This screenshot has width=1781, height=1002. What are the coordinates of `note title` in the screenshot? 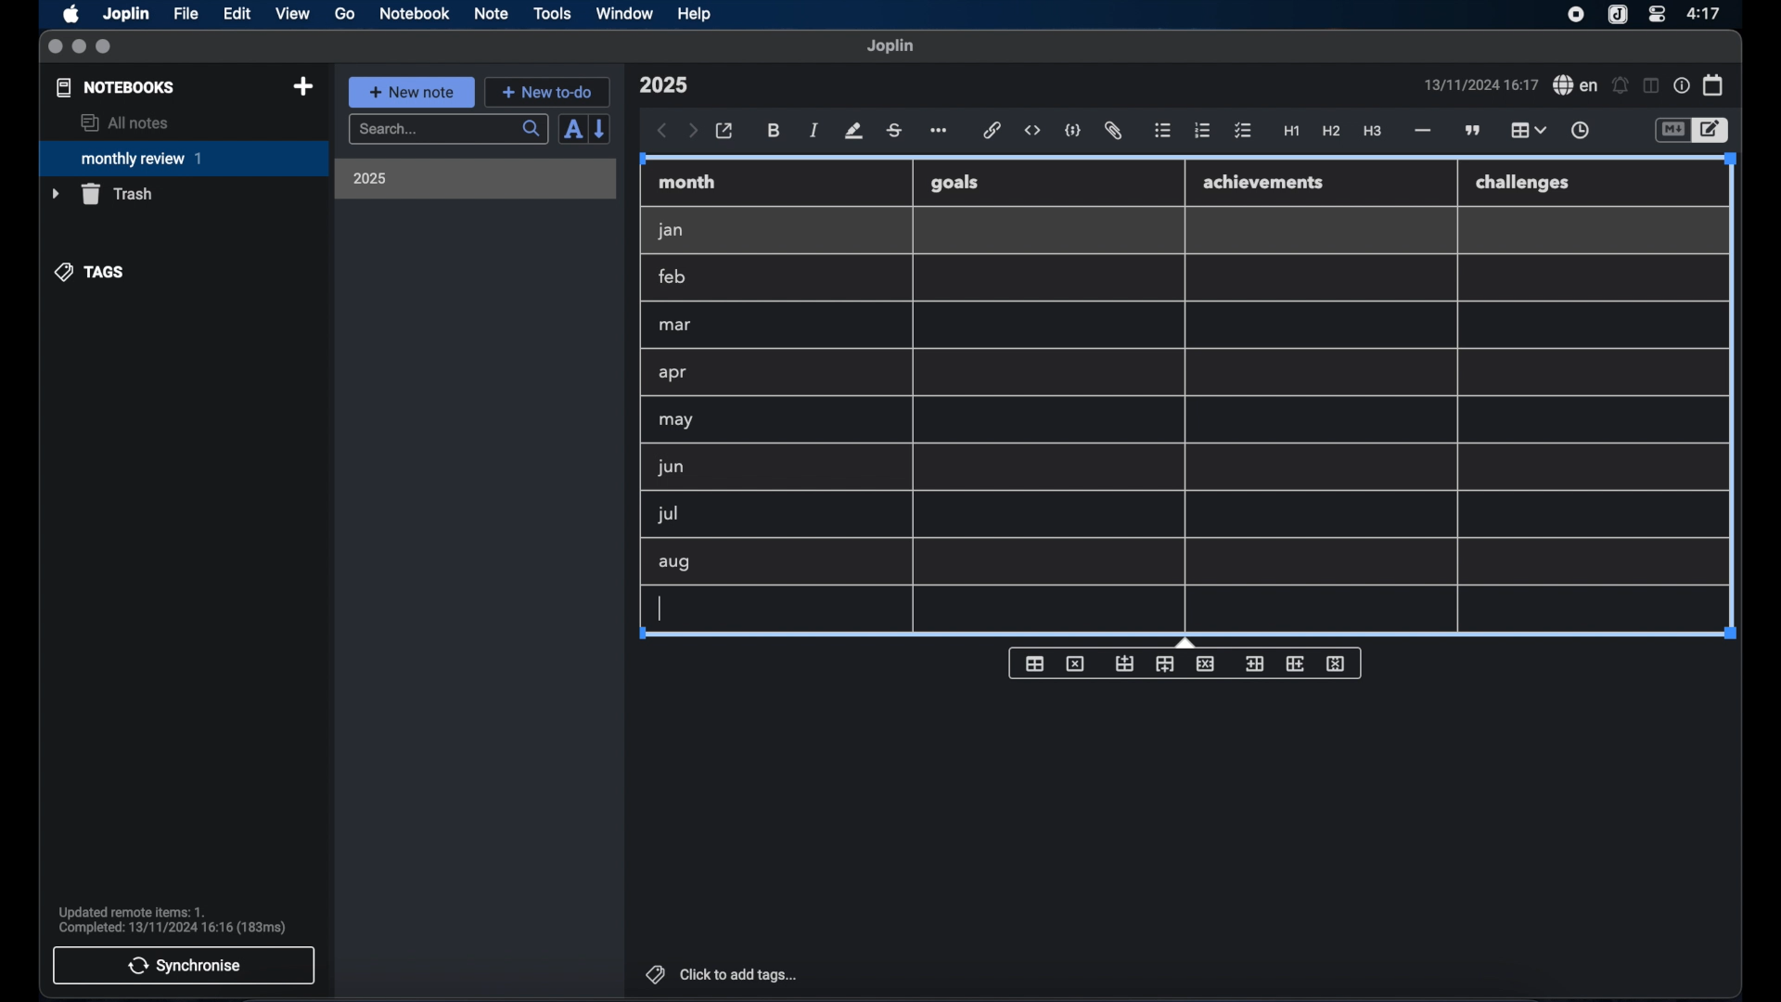 It's located at (663, 85).